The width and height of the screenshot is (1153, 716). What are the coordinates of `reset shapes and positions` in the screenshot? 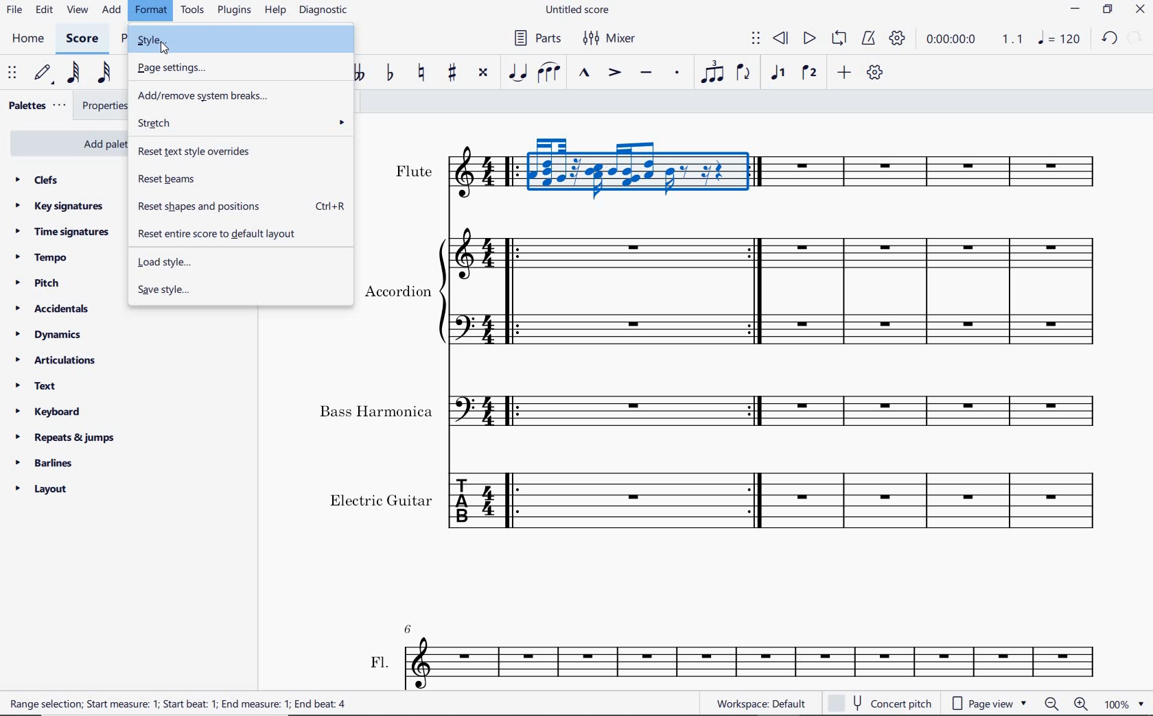 It's located at (242, 206).